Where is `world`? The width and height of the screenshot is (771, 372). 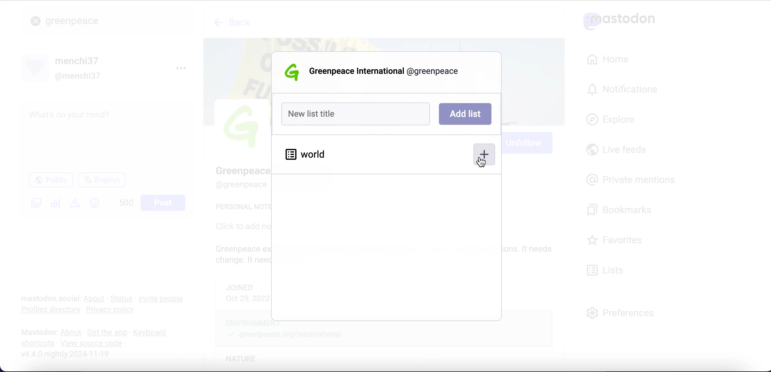 world is located at coordinates (305, 153).